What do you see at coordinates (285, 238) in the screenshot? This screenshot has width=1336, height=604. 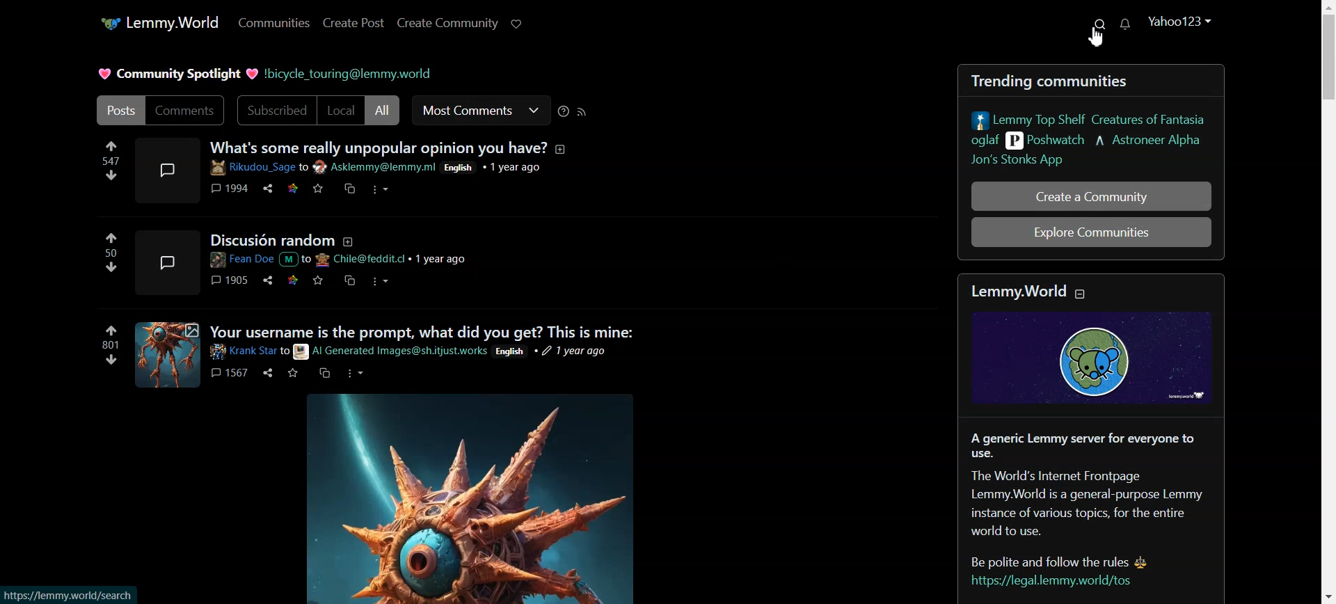 I see `Discusion random` at bounding box center [285, 238].